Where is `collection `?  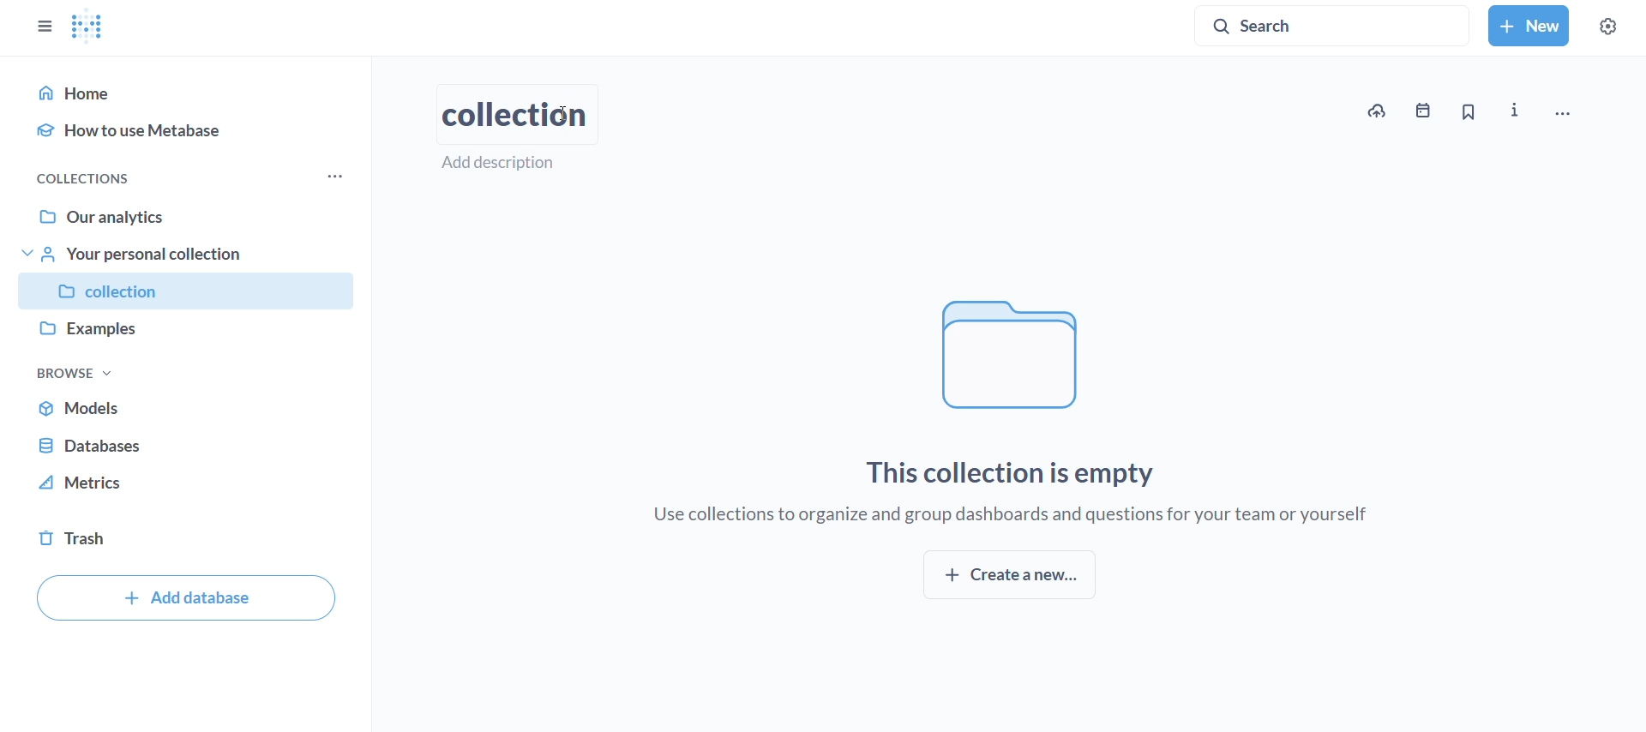 collection  is located at coordinates (188, 292).